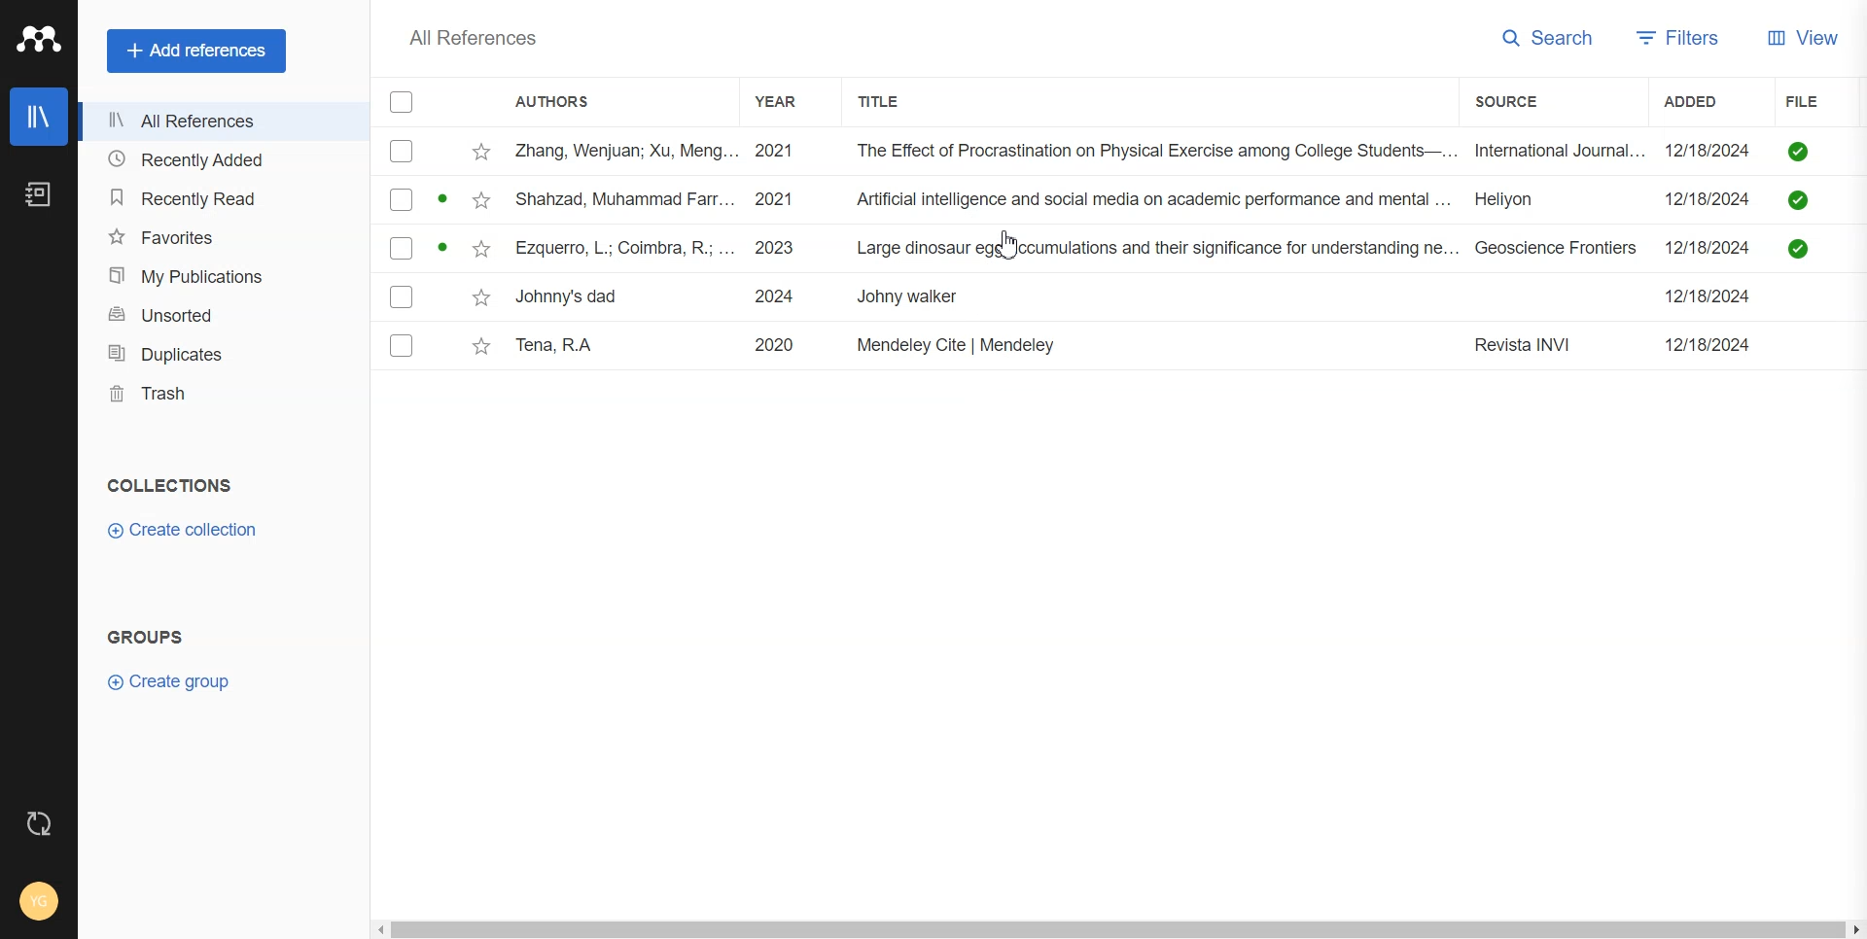 The image size is (1867, 939). Describe the element at coordinates (184, 531) in the screenshot. I see `Create Collection` at that location.